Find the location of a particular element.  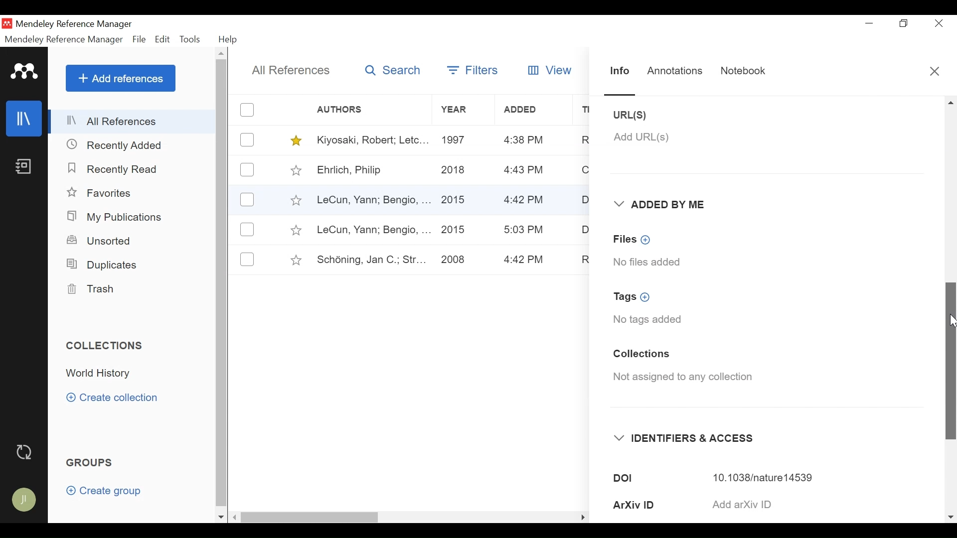

Vertical Scroll bar is located at coordinates (223, 285).